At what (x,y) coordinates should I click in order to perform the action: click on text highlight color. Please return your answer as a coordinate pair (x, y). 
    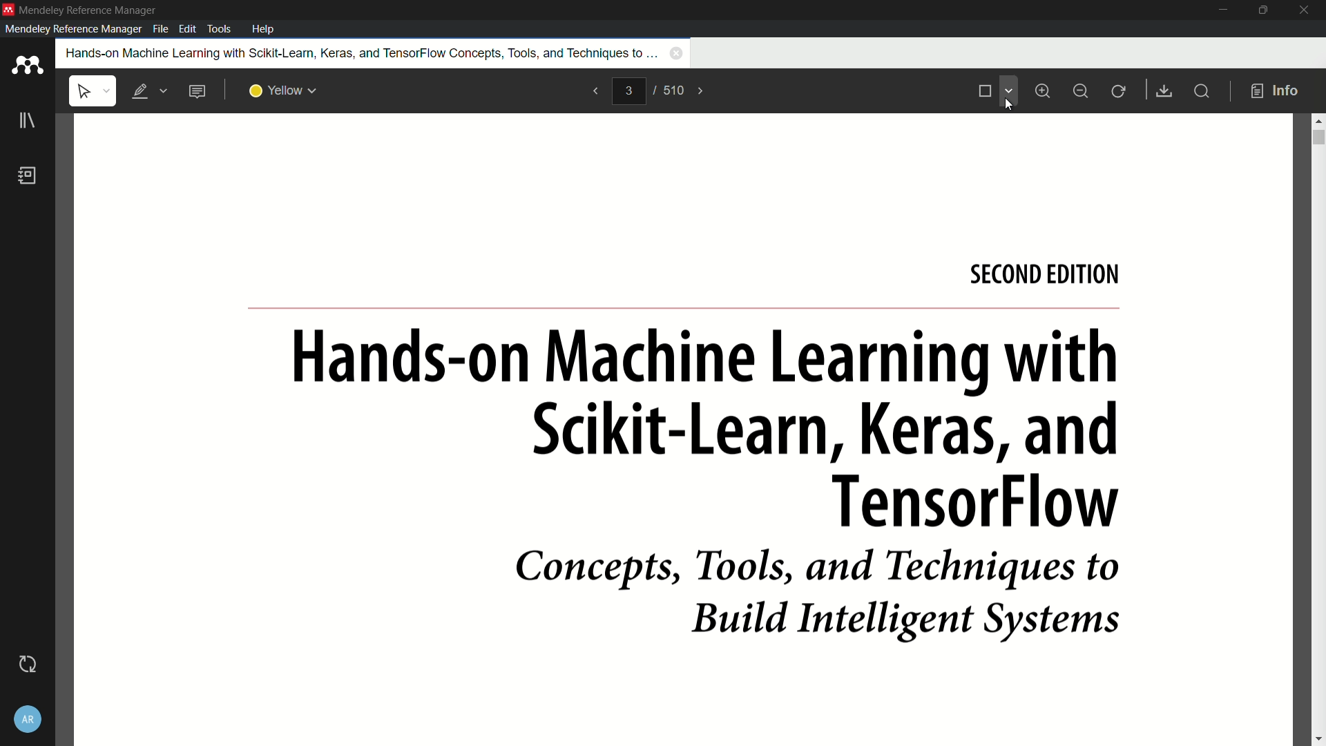
    Looking at the image, I should click on (284, 92).